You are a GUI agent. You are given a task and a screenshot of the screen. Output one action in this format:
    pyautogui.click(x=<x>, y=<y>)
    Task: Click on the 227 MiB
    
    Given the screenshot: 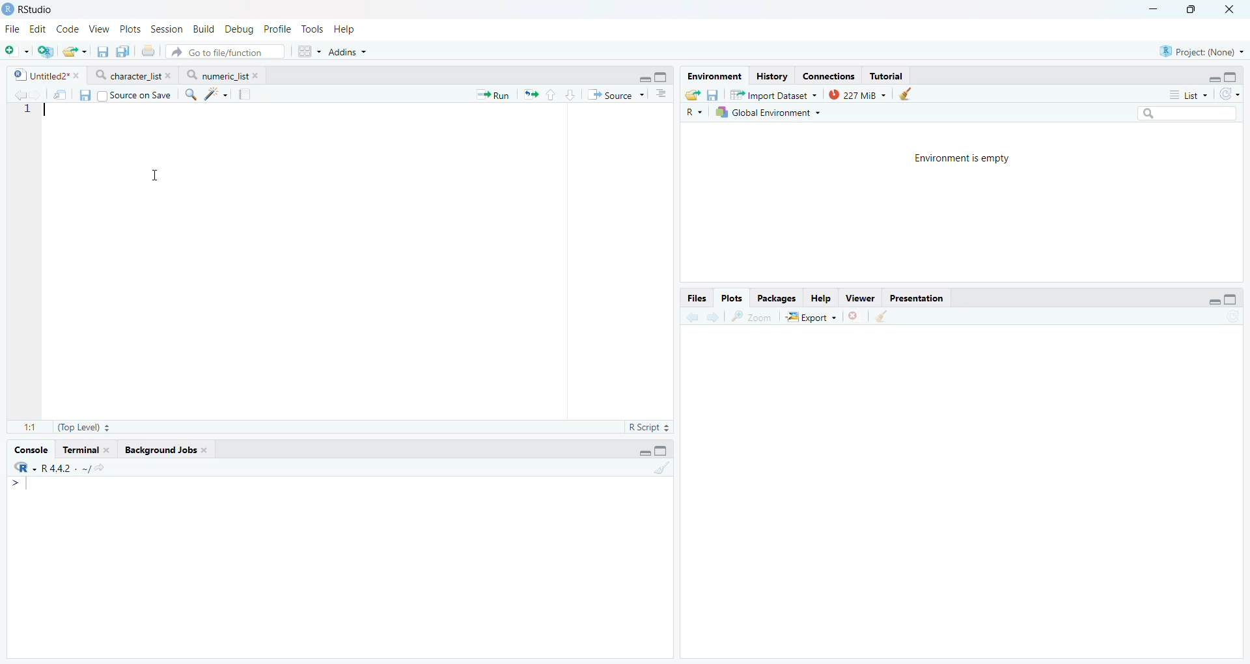 What is the action you would take?
    pyautogui.click(x=855, y=94)
    